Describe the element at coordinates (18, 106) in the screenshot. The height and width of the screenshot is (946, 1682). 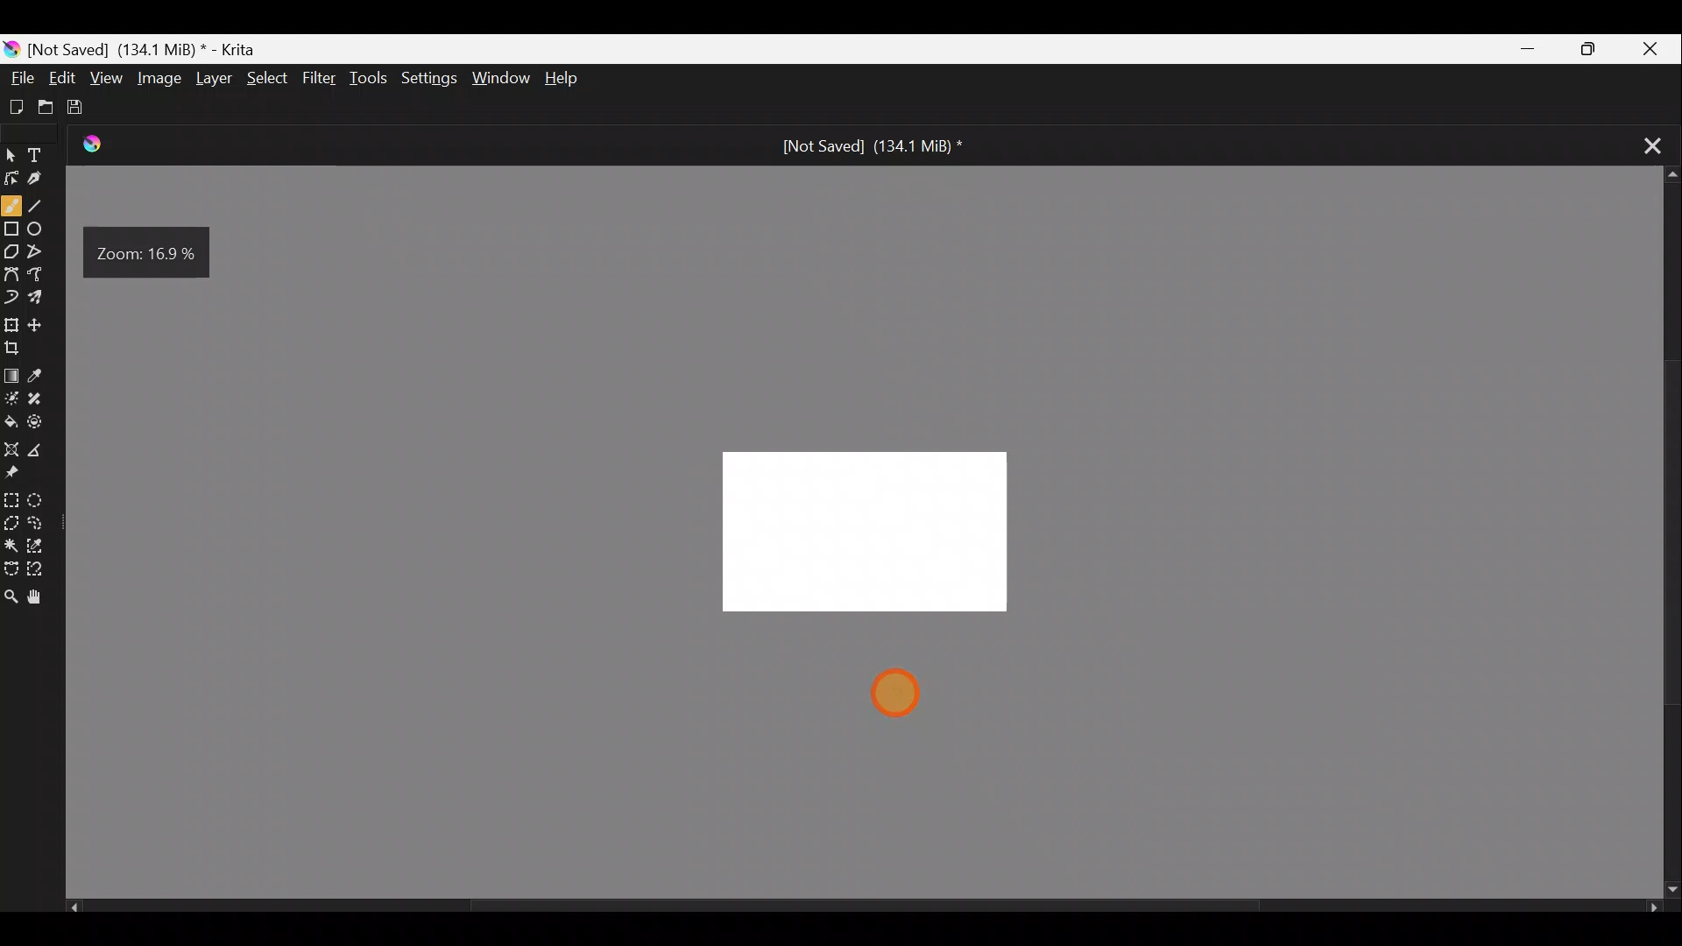
I see `Create a new document` at that location.